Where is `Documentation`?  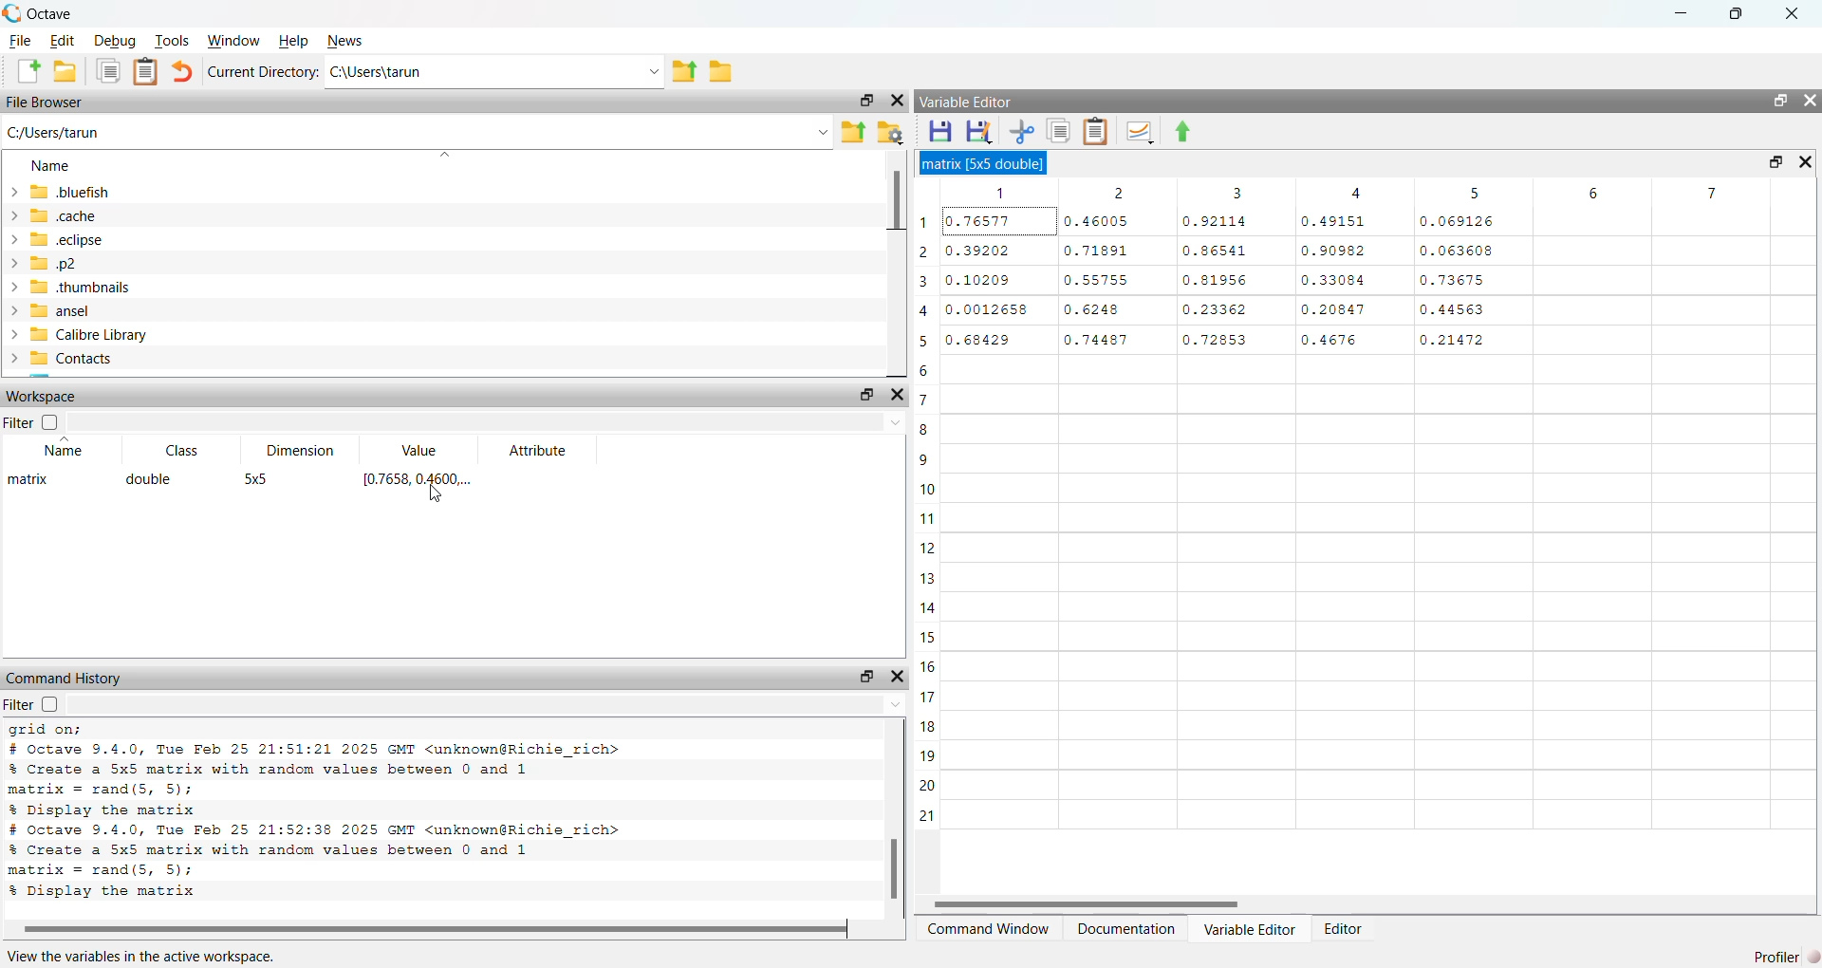
Documentation is located at coordinates (1125, 932).